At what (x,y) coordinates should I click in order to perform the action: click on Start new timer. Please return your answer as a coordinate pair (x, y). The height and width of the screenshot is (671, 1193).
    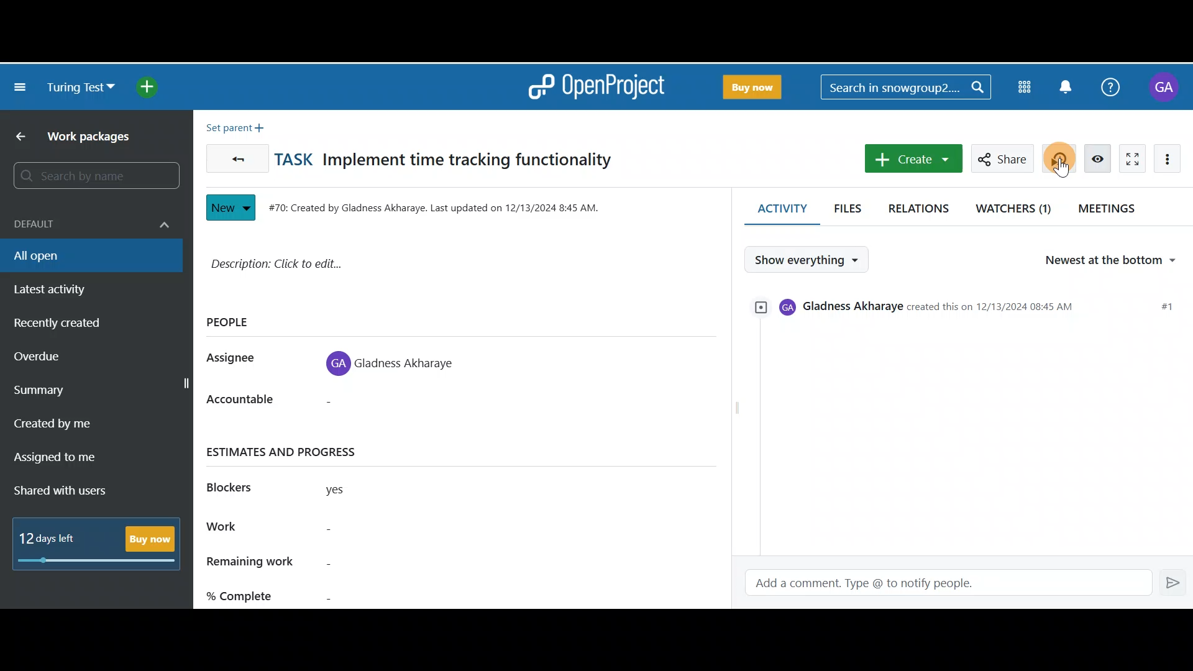
    Looking at the image, I should click on (1059, 158).